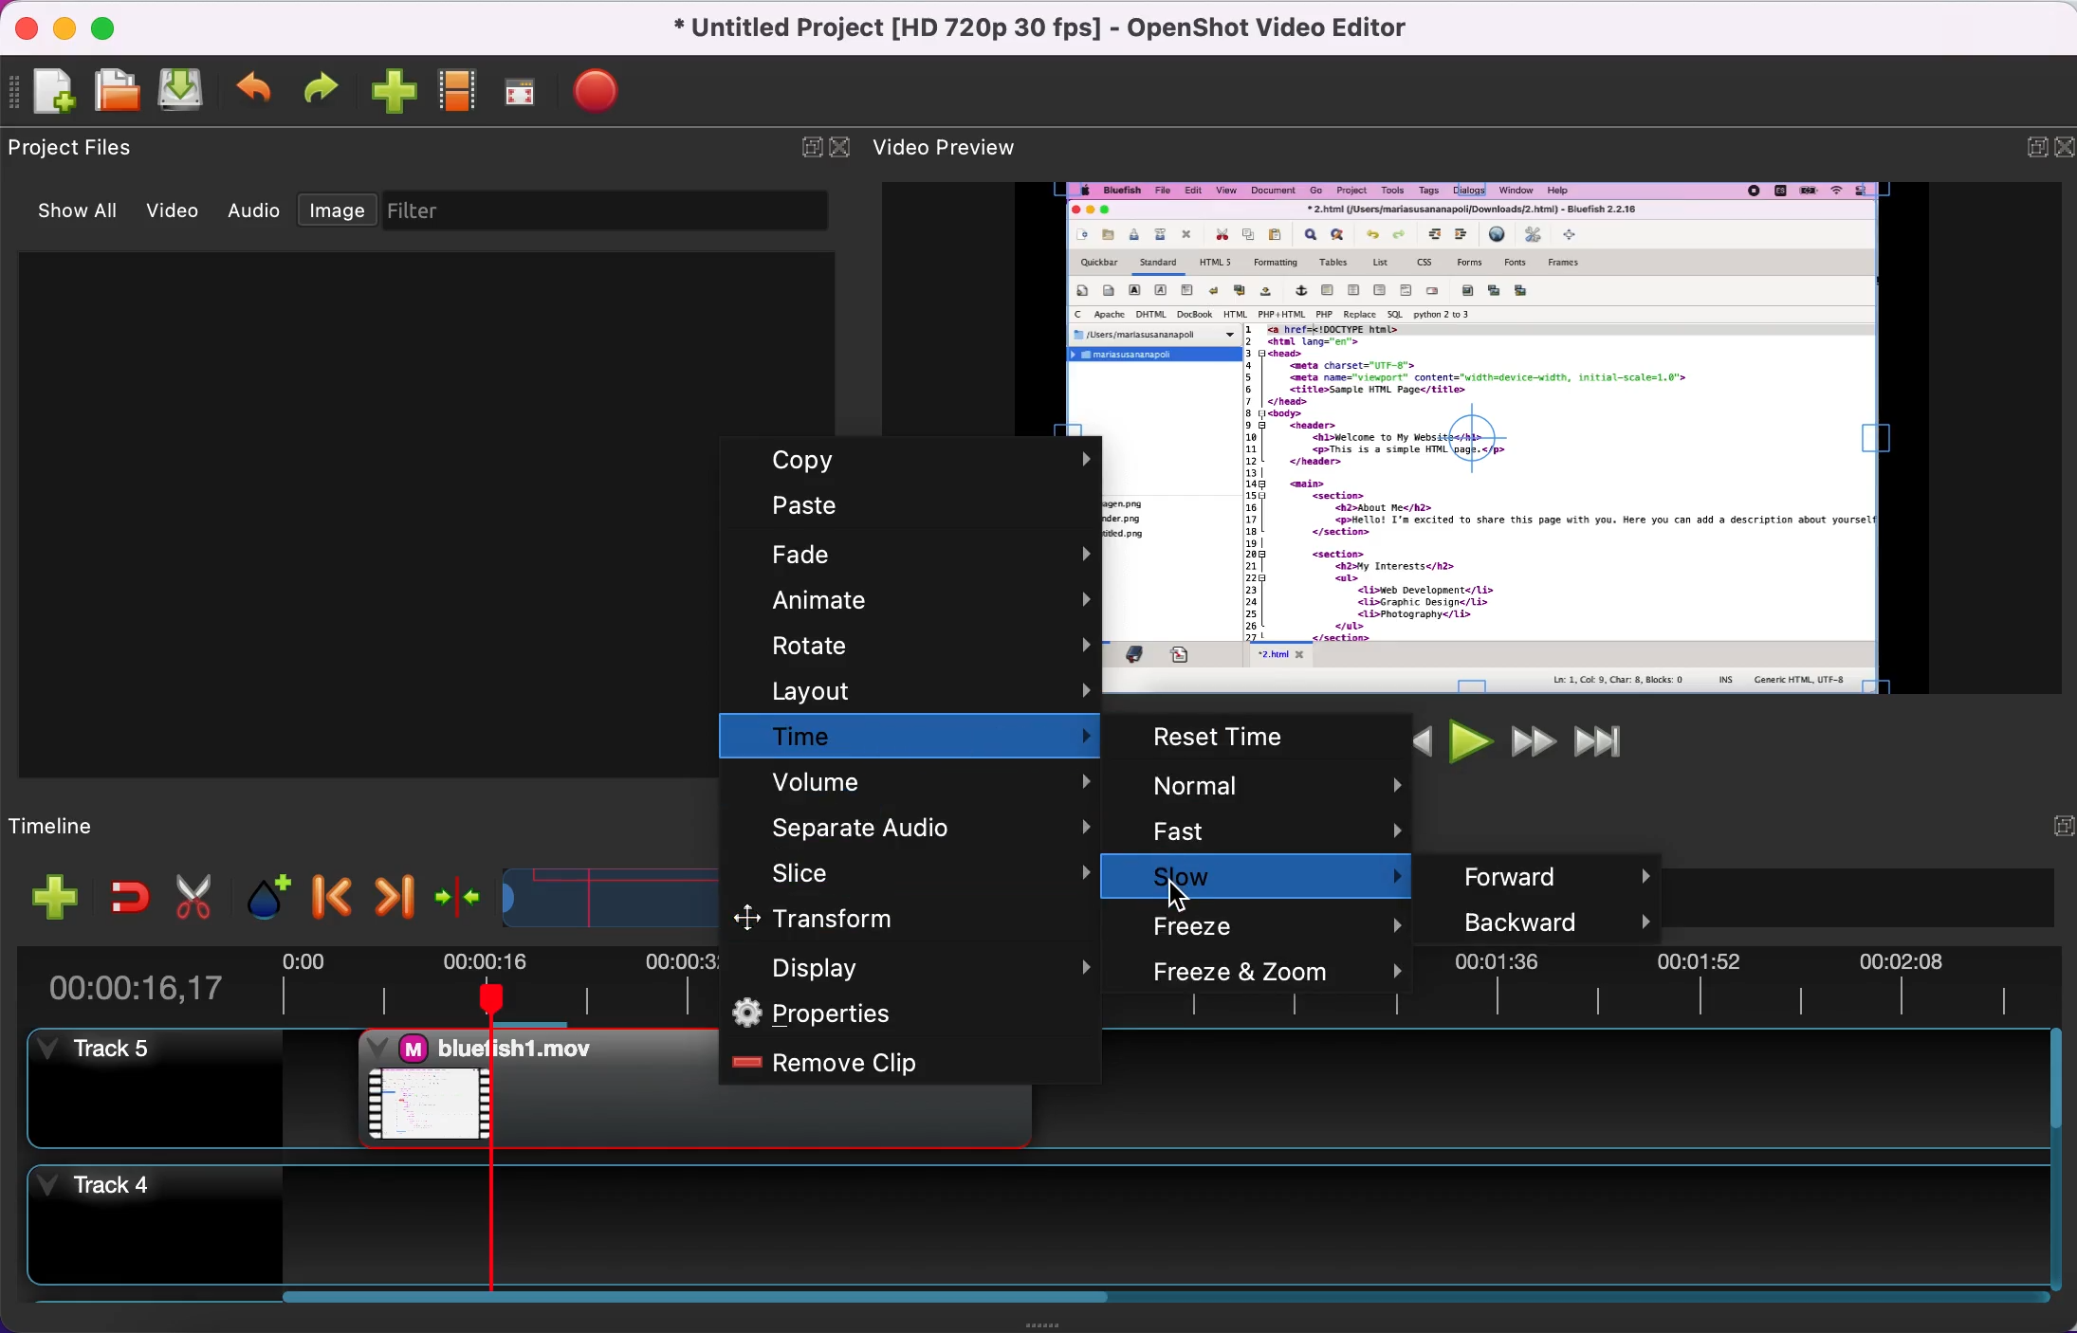 This screenshot has width=2077, height=1333. What do you see at coordinates (891, 918) in the screenshot?
I see `transform` at bounding box center [891, 918].